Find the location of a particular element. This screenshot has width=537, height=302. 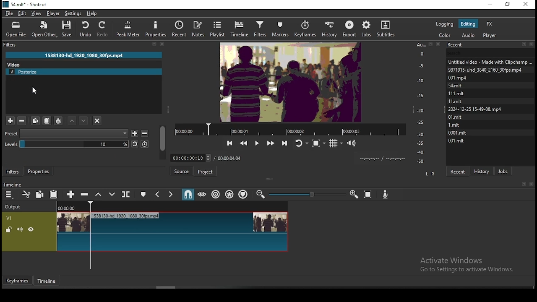

L R is located at coordinates (430, 174).